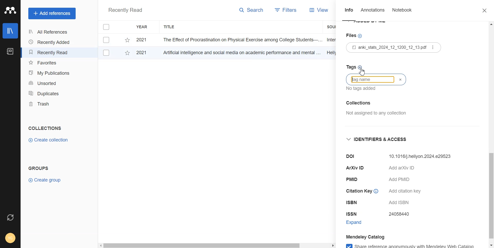 Image resolution: width=494 pixels, height=248 pixels. Describe the element at coordinates (50, 93) in the screenshot. I see `Duplicates` at that location.